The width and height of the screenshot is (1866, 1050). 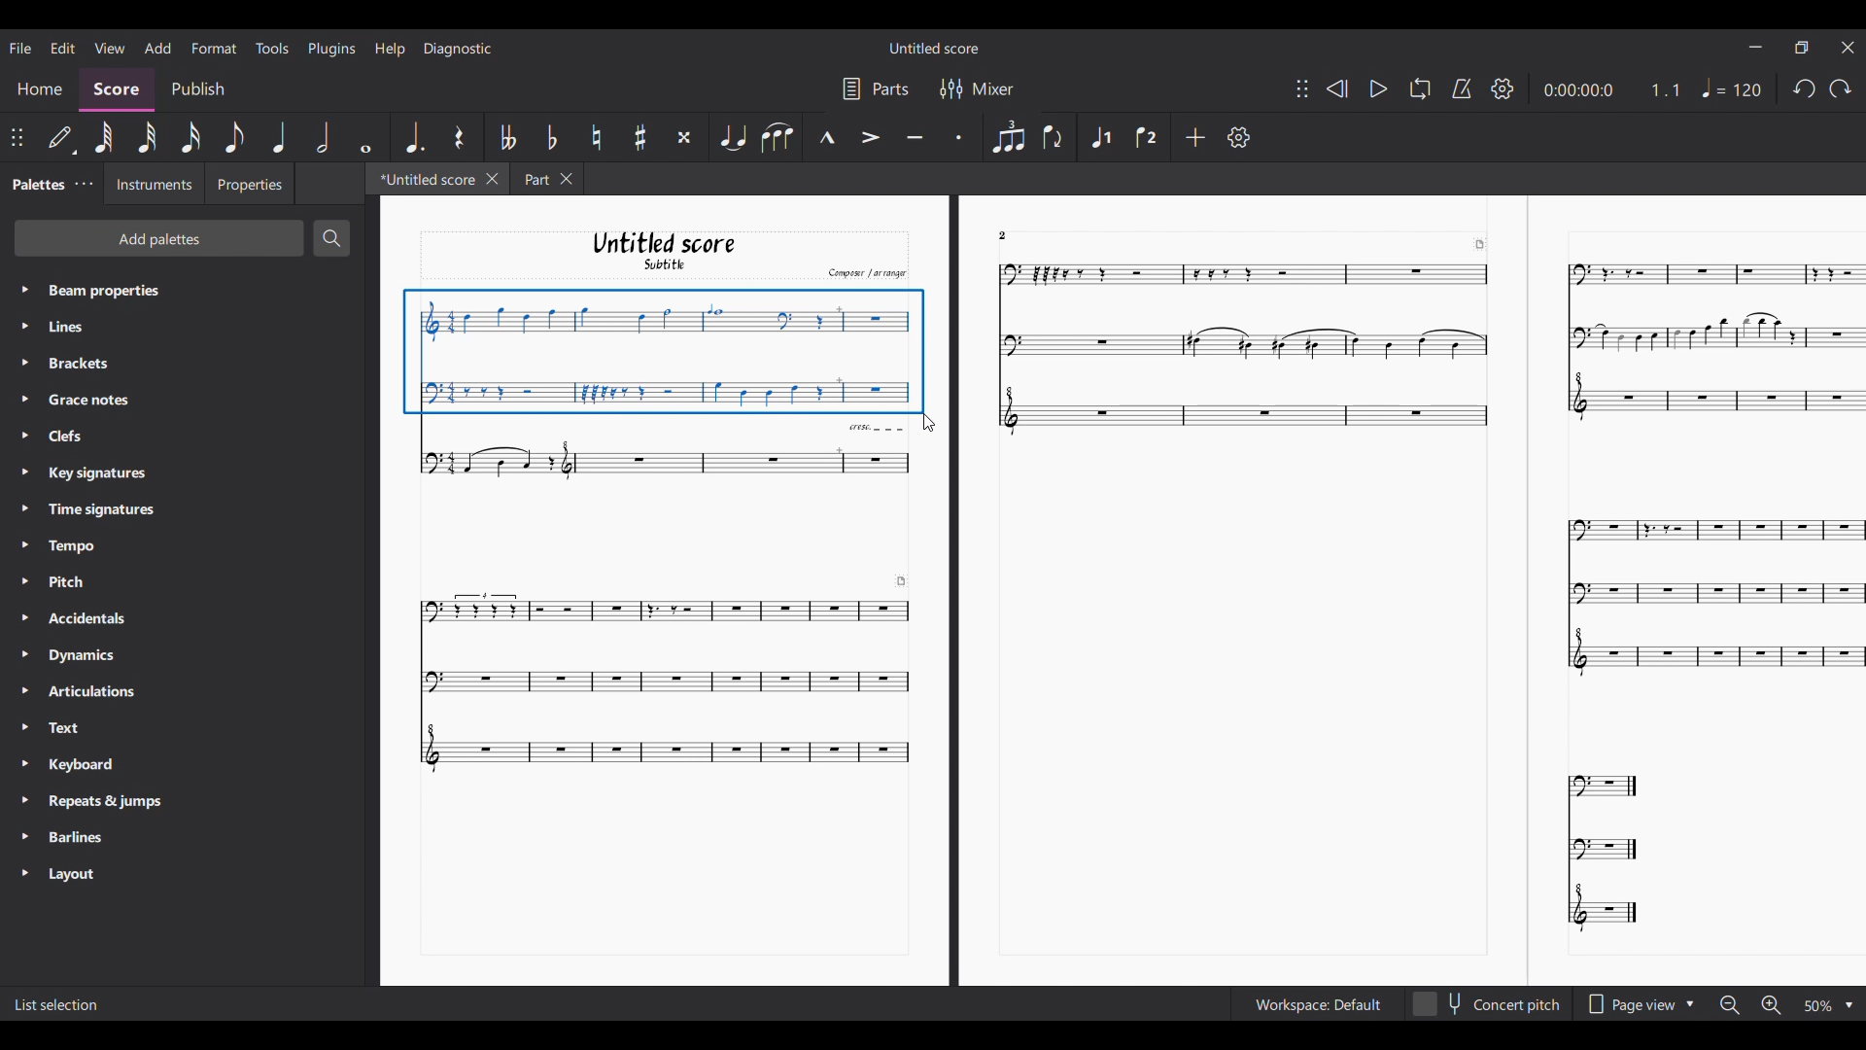 What do you see at coordinates (993, 88) in the screenshot?
I see `Mixer settings` at bounding box center [993, 88].